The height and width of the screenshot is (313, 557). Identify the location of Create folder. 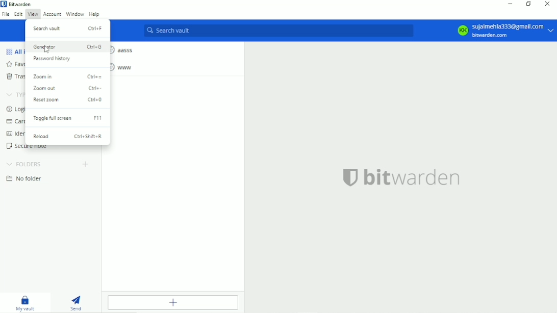
(87, 164).